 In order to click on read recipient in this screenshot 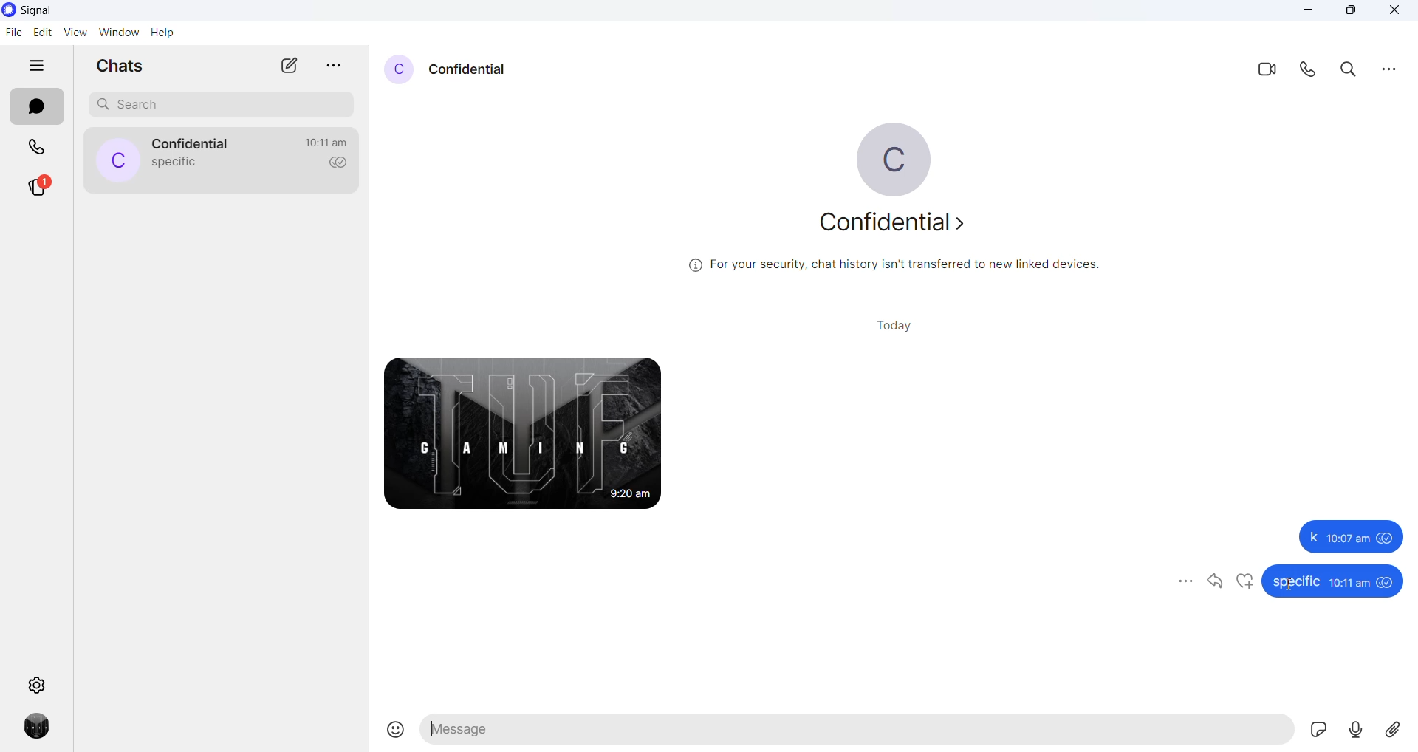, I will do `click(340, 163)`.